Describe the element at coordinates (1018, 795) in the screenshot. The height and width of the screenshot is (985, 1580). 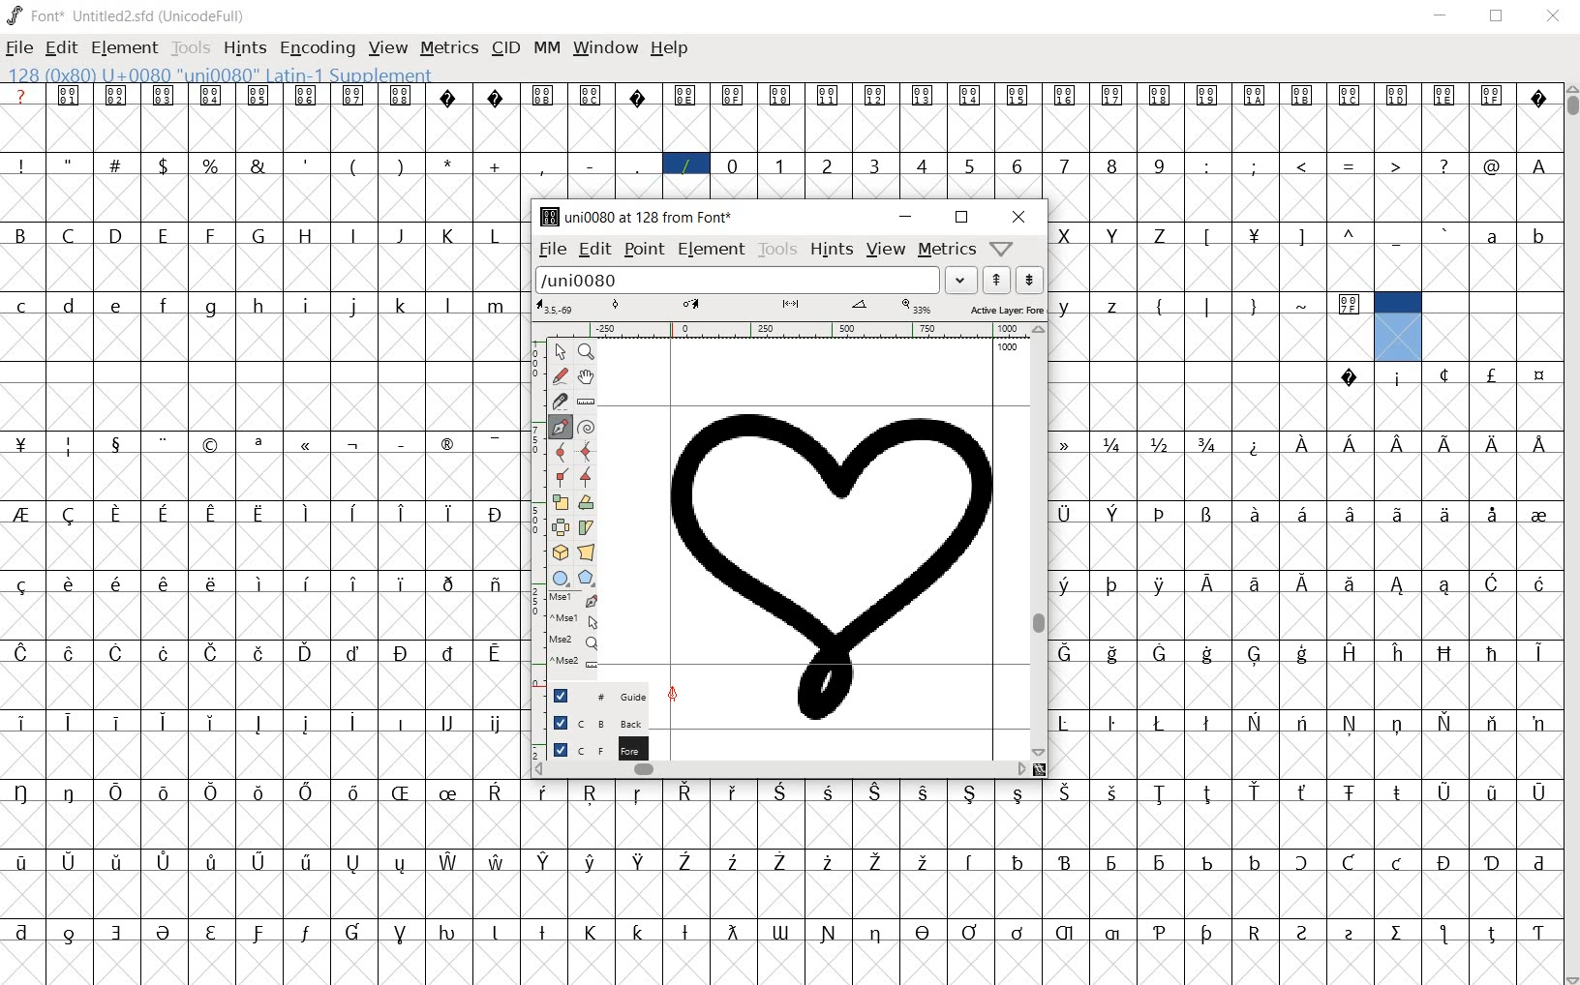
I see `glyph` at that location.